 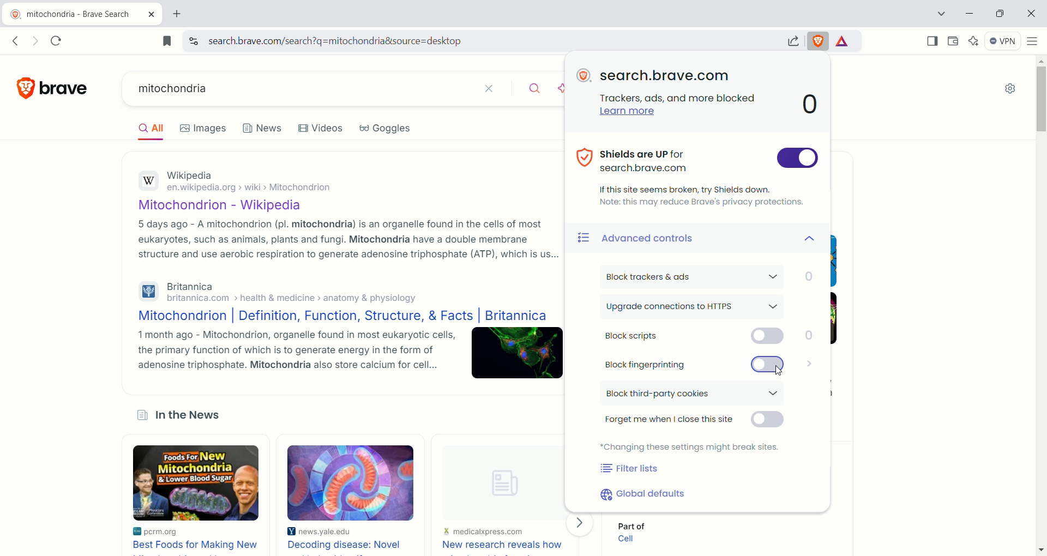 I want to click on Image, so click(x=350, y=482).